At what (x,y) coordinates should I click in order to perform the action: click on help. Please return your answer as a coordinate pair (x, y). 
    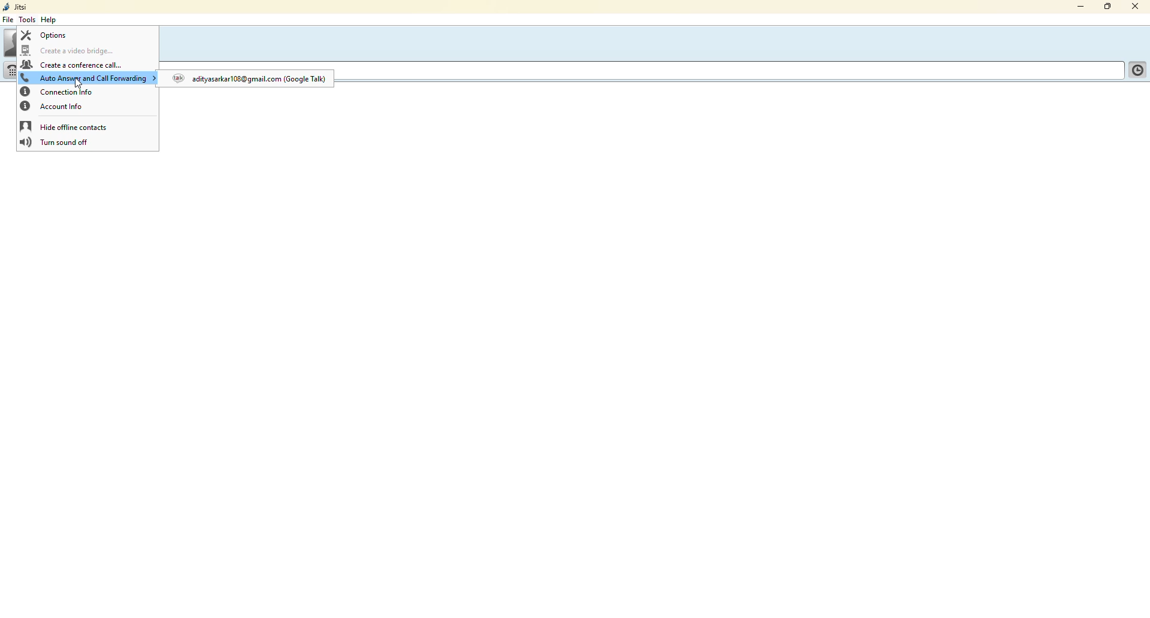
    Looking at the image, I should click on (50, 20).